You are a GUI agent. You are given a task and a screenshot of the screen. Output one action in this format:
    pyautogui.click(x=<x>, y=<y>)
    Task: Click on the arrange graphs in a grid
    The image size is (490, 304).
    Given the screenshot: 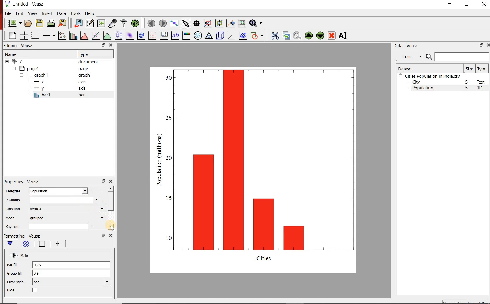 What is the action you would take?
    pyautogui.click(x=24, y=36)
    